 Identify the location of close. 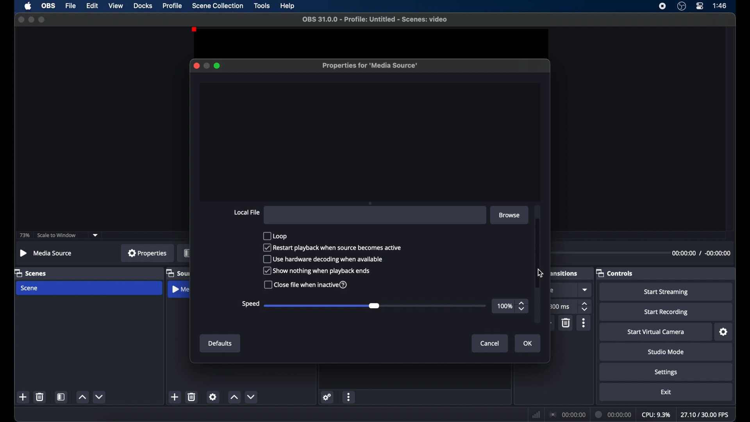
(21, 20).